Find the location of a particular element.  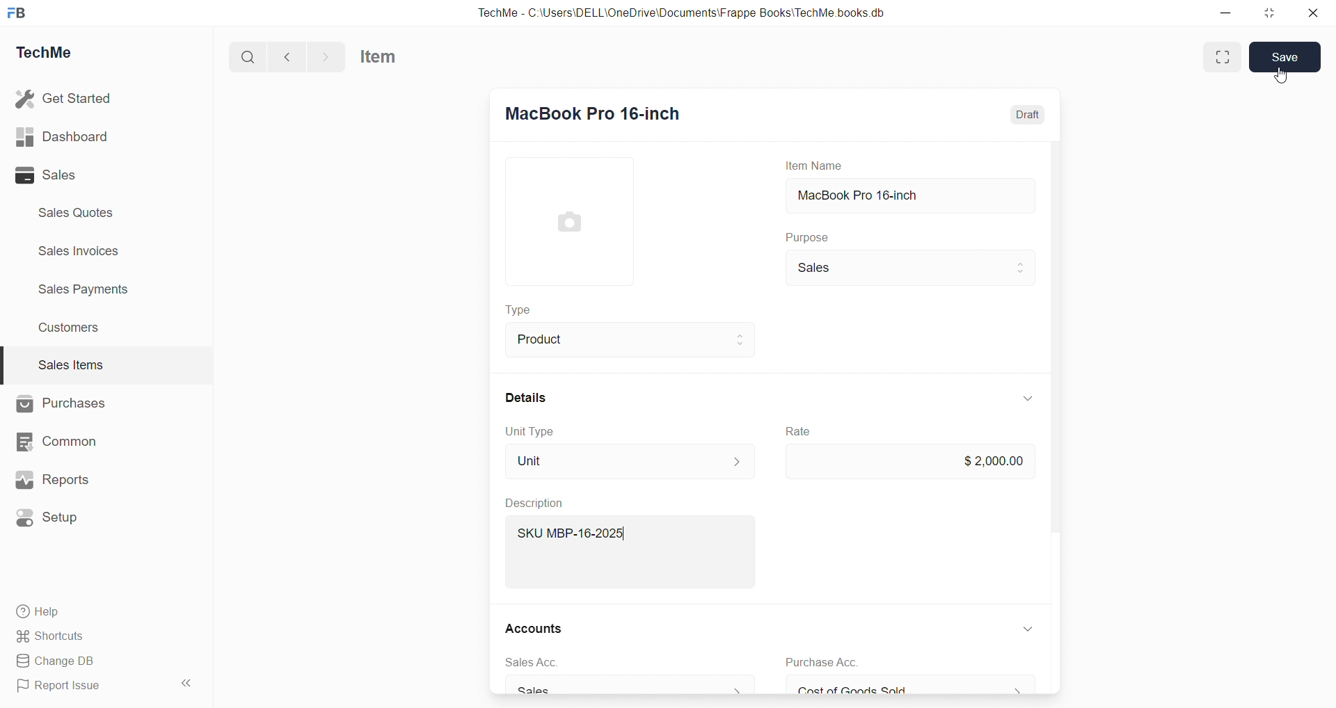

minimize is located at coordinates (1225, 12).